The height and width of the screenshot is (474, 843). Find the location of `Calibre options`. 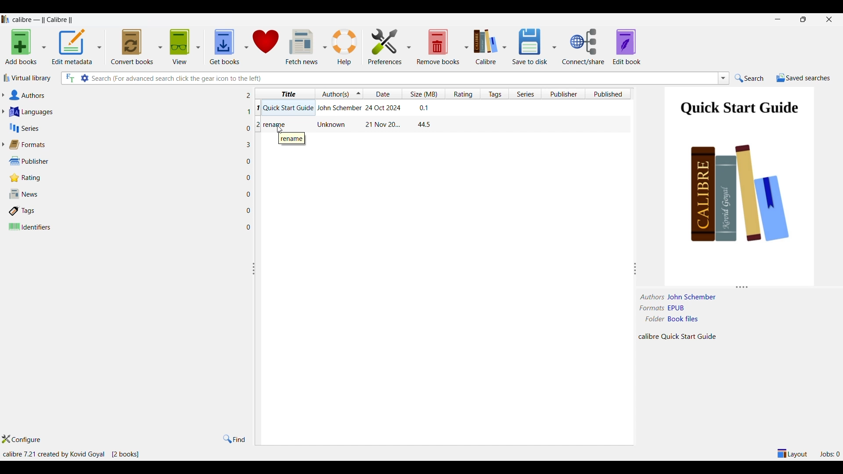

Calibre options is located at coordinates (504, 47).